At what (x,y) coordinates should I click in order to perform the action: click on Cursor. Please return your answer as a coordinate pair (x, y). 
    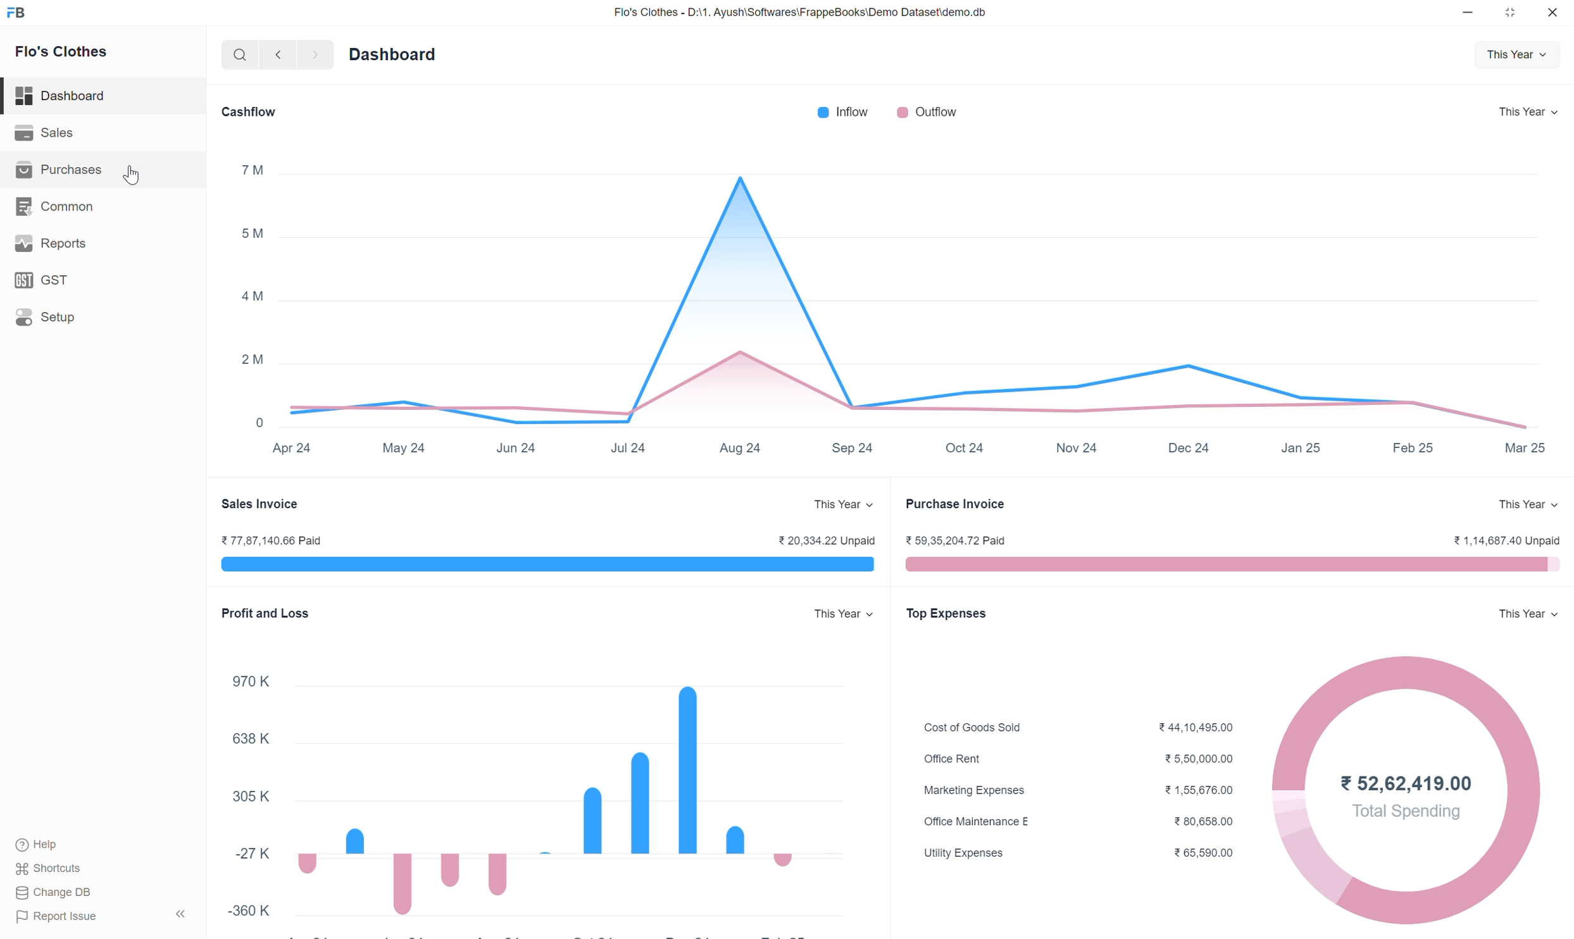
    Looking at the image, I should click on (131, 175).